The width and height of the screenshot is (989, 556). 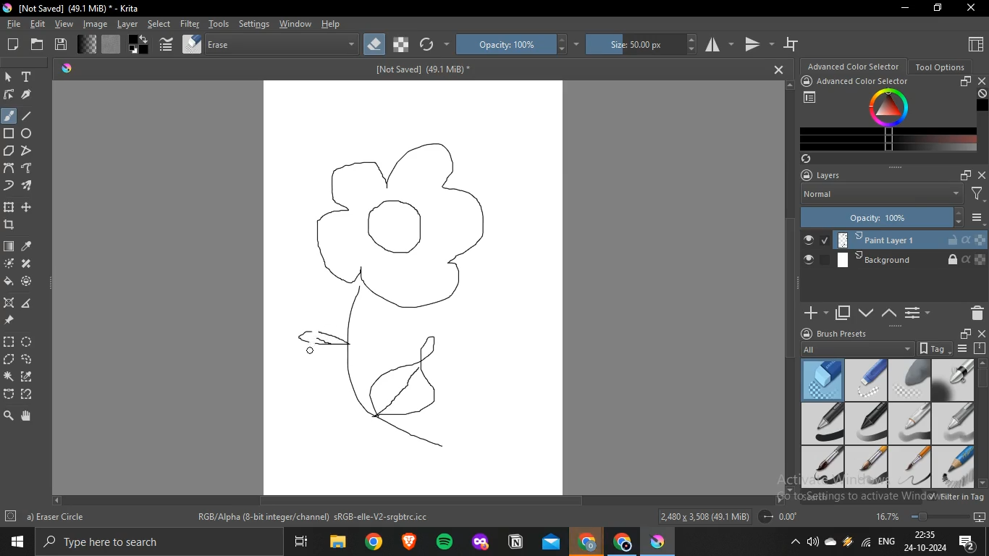 What do you see at coordinates (778, 500) in the screenshot?
I see `Right` at bounding box center [778, 500].